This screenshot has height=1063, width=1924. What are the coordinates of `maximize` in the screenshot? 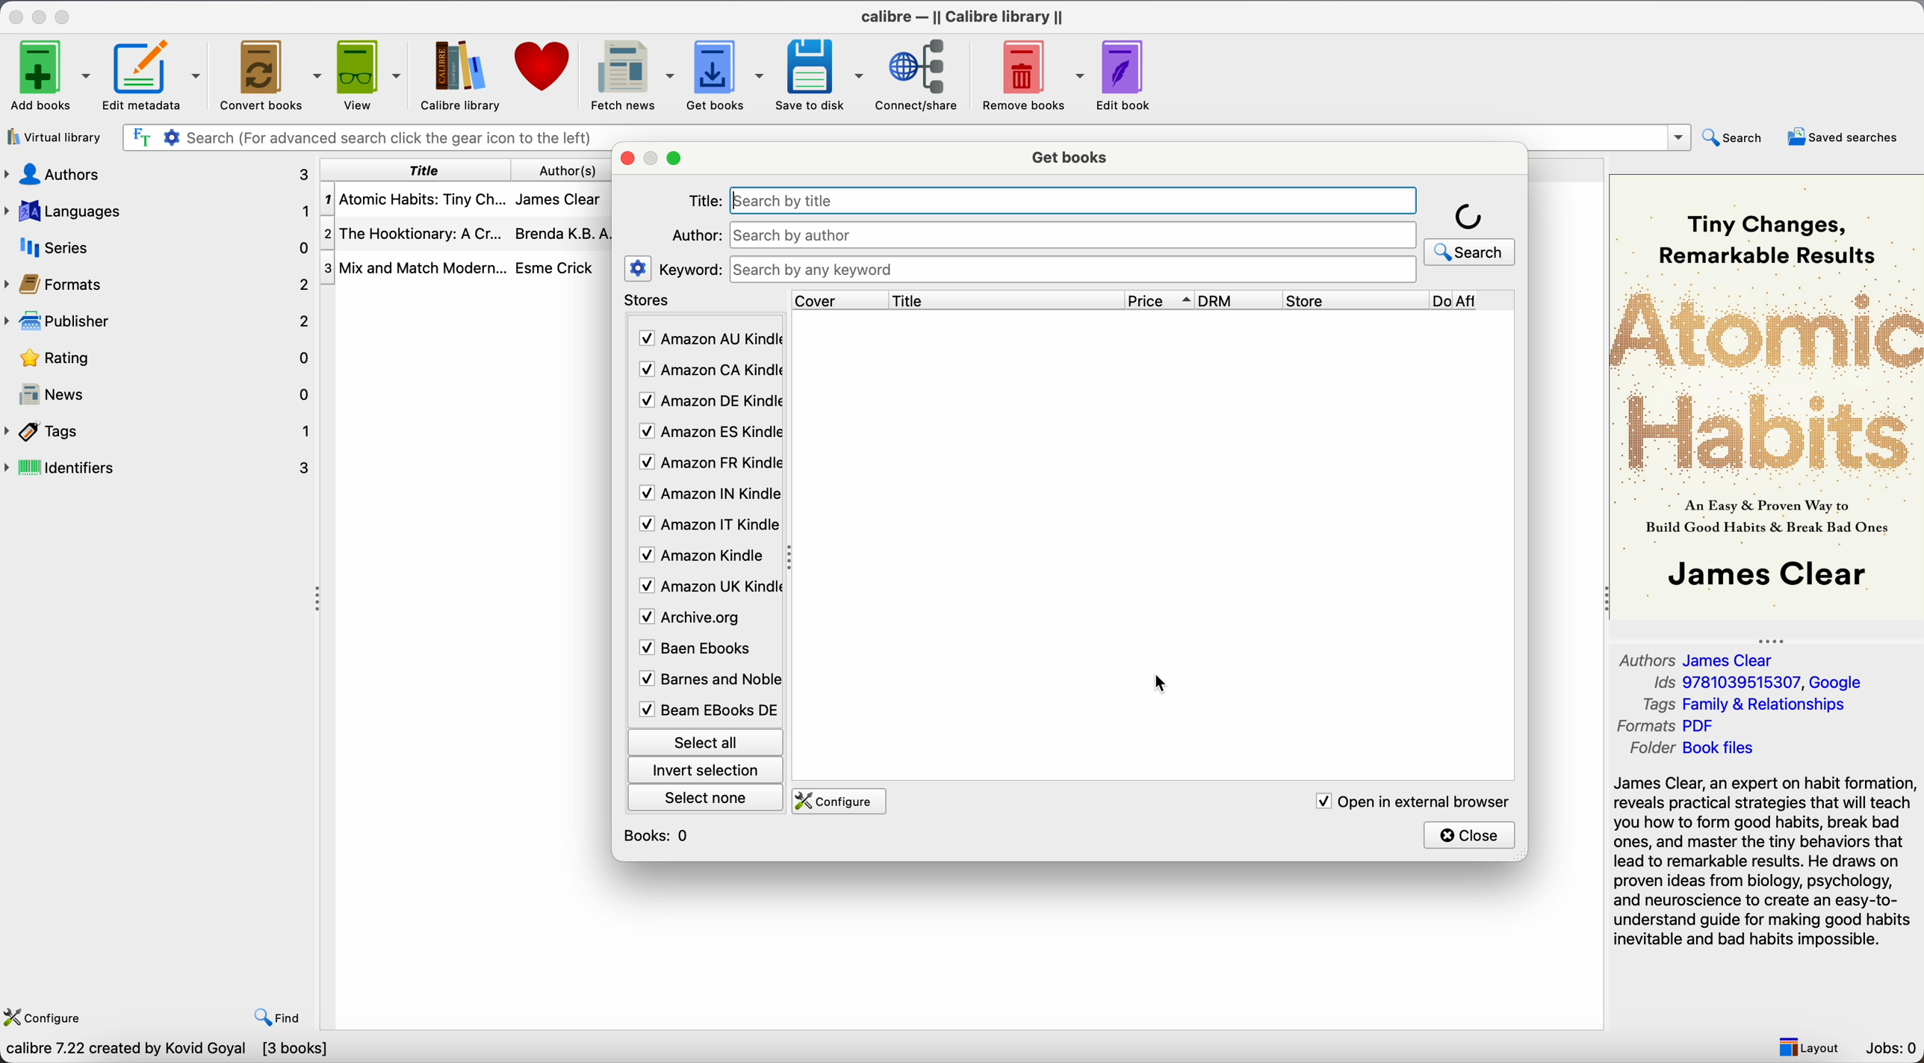 It's located at (66, 14).